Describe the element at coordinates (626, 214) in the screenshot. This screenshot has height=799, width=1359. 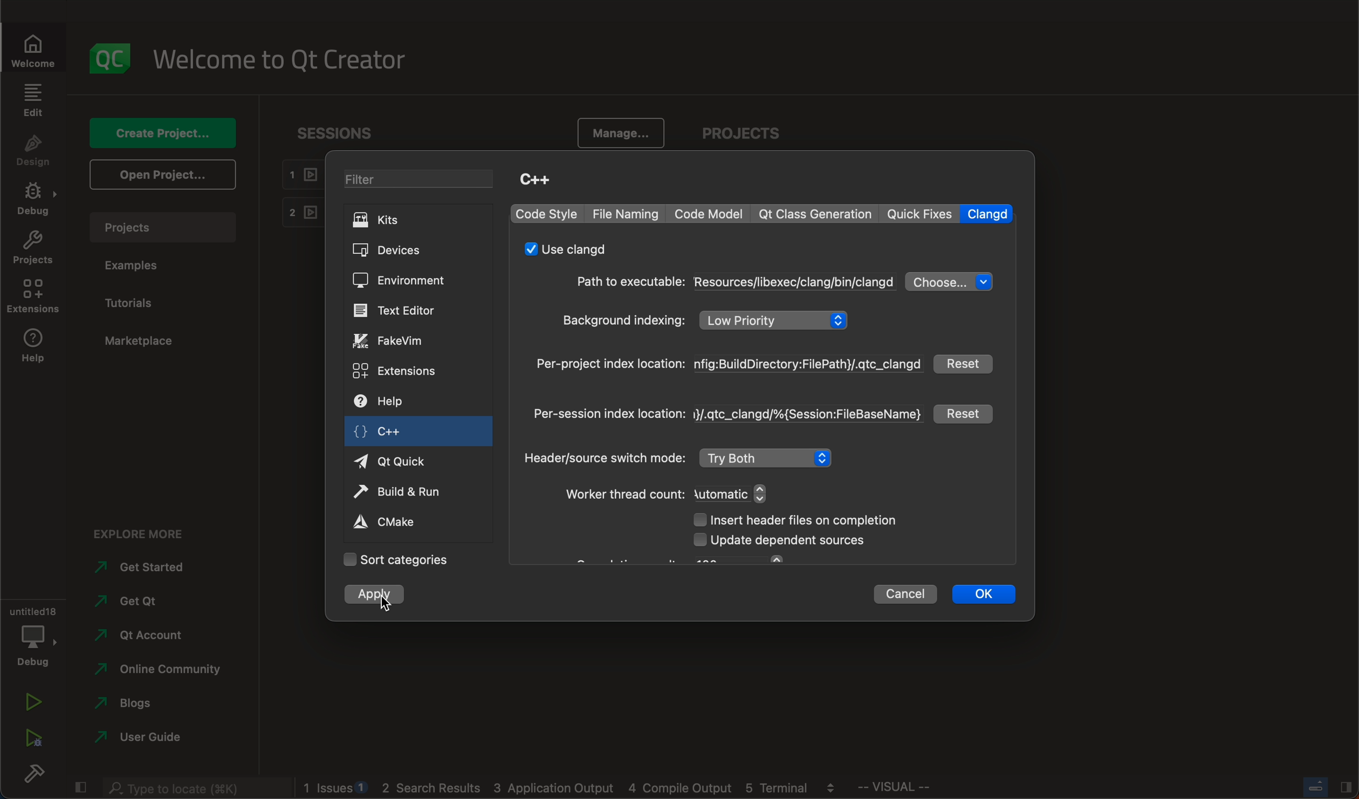
I see `file naming` at that location.